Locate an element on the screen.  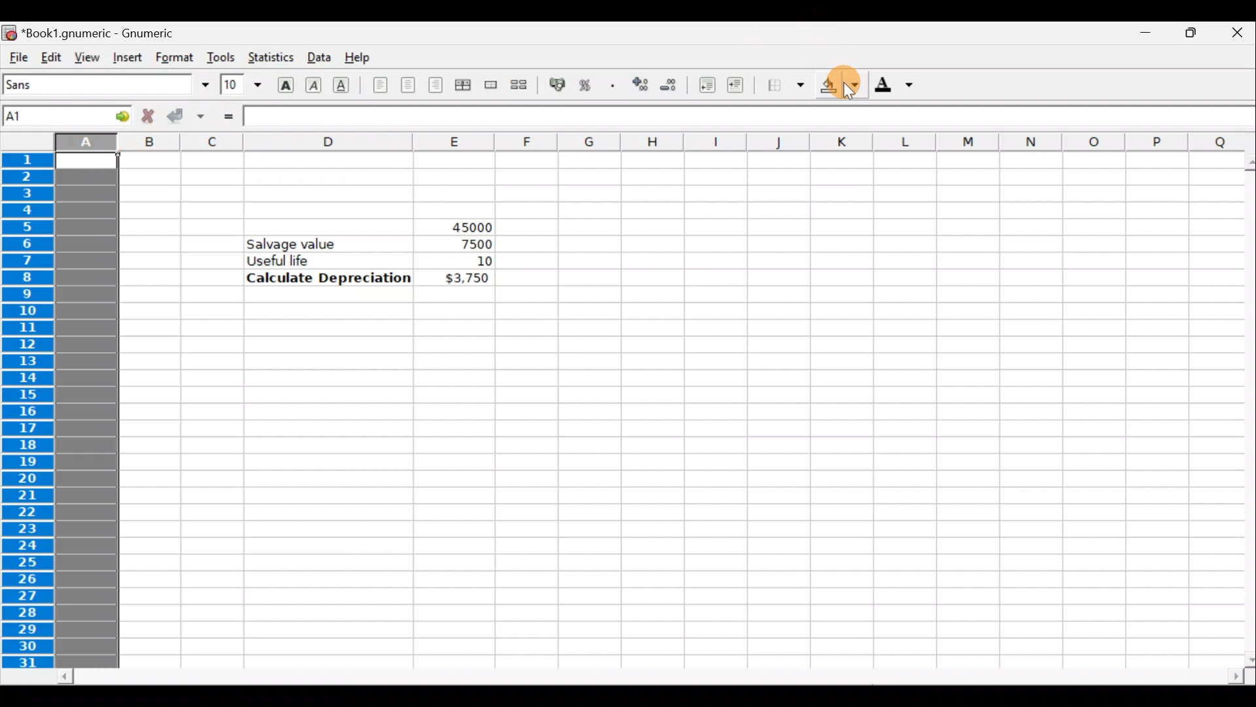
Foreground is located at coordinates (898, 86).